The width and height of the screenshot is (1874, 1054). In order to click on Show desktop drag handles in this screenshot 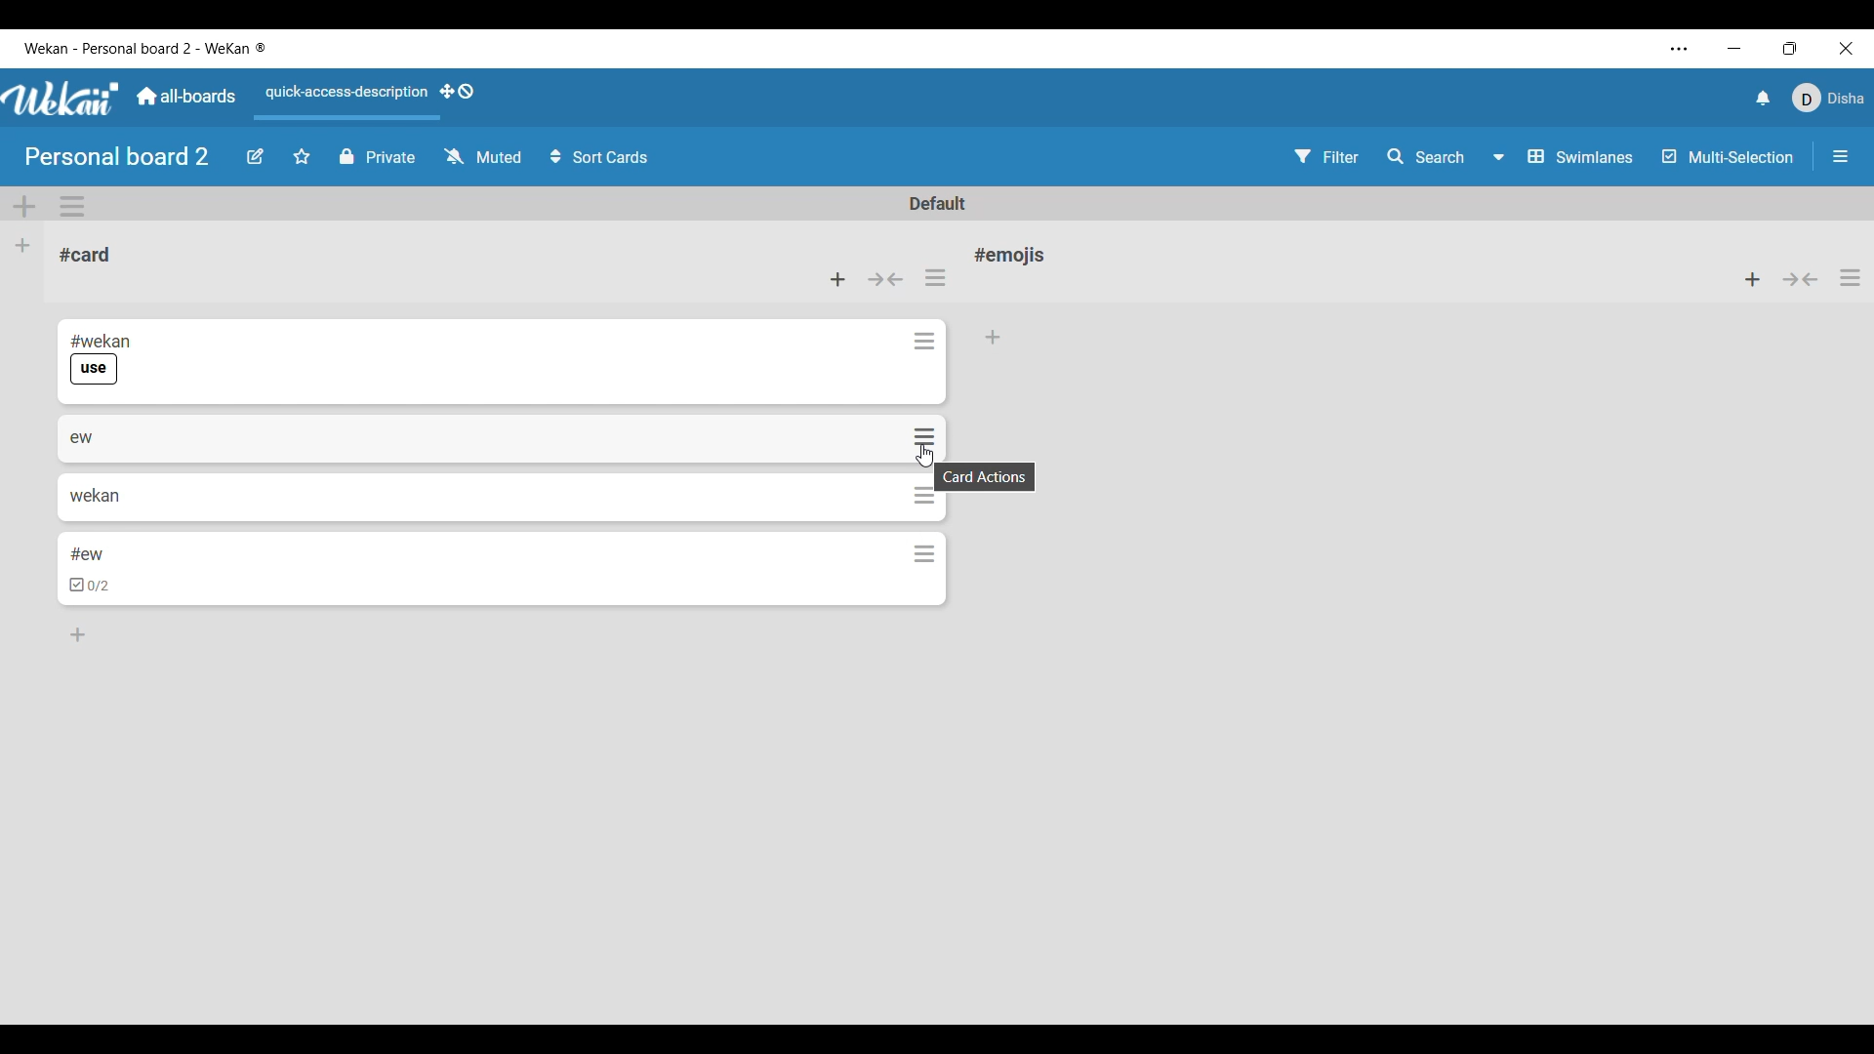, I will do `click(457, 91)`.